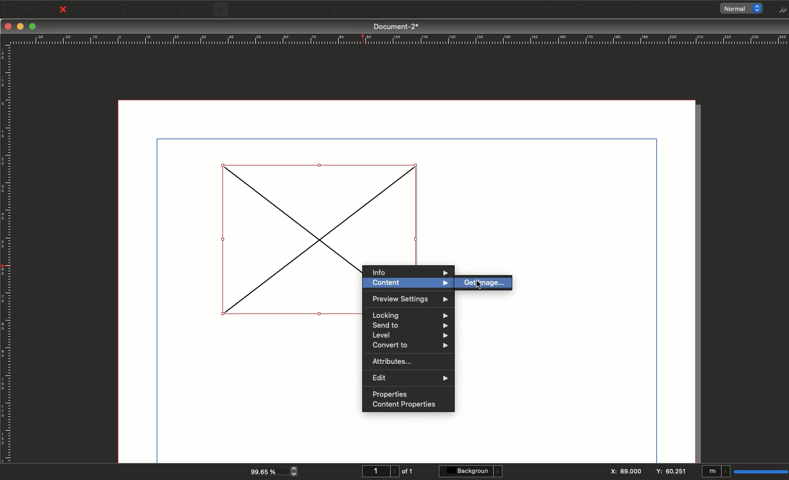 This screenshot has width=789, height=480. Describe the element at coordinates (408, 271) in the screenshot. I see `Info` at that location.